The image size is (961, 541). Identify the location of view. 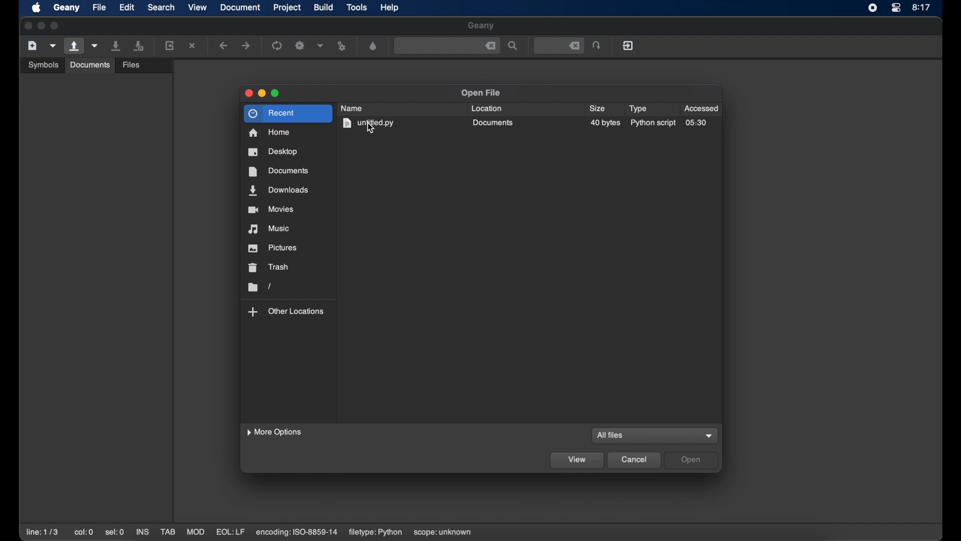
(197, 7).